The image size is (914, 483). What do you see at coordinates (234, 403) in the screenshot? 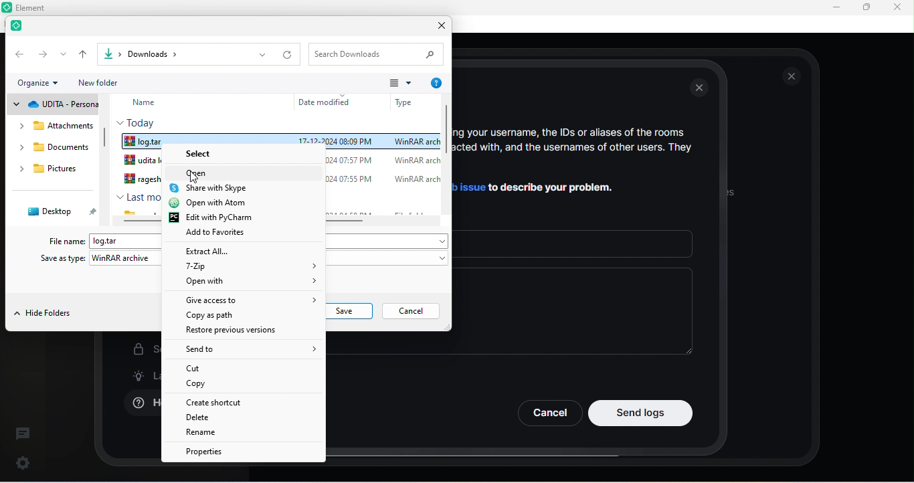
I see `create shortcut` at bounding box center [234, 403].